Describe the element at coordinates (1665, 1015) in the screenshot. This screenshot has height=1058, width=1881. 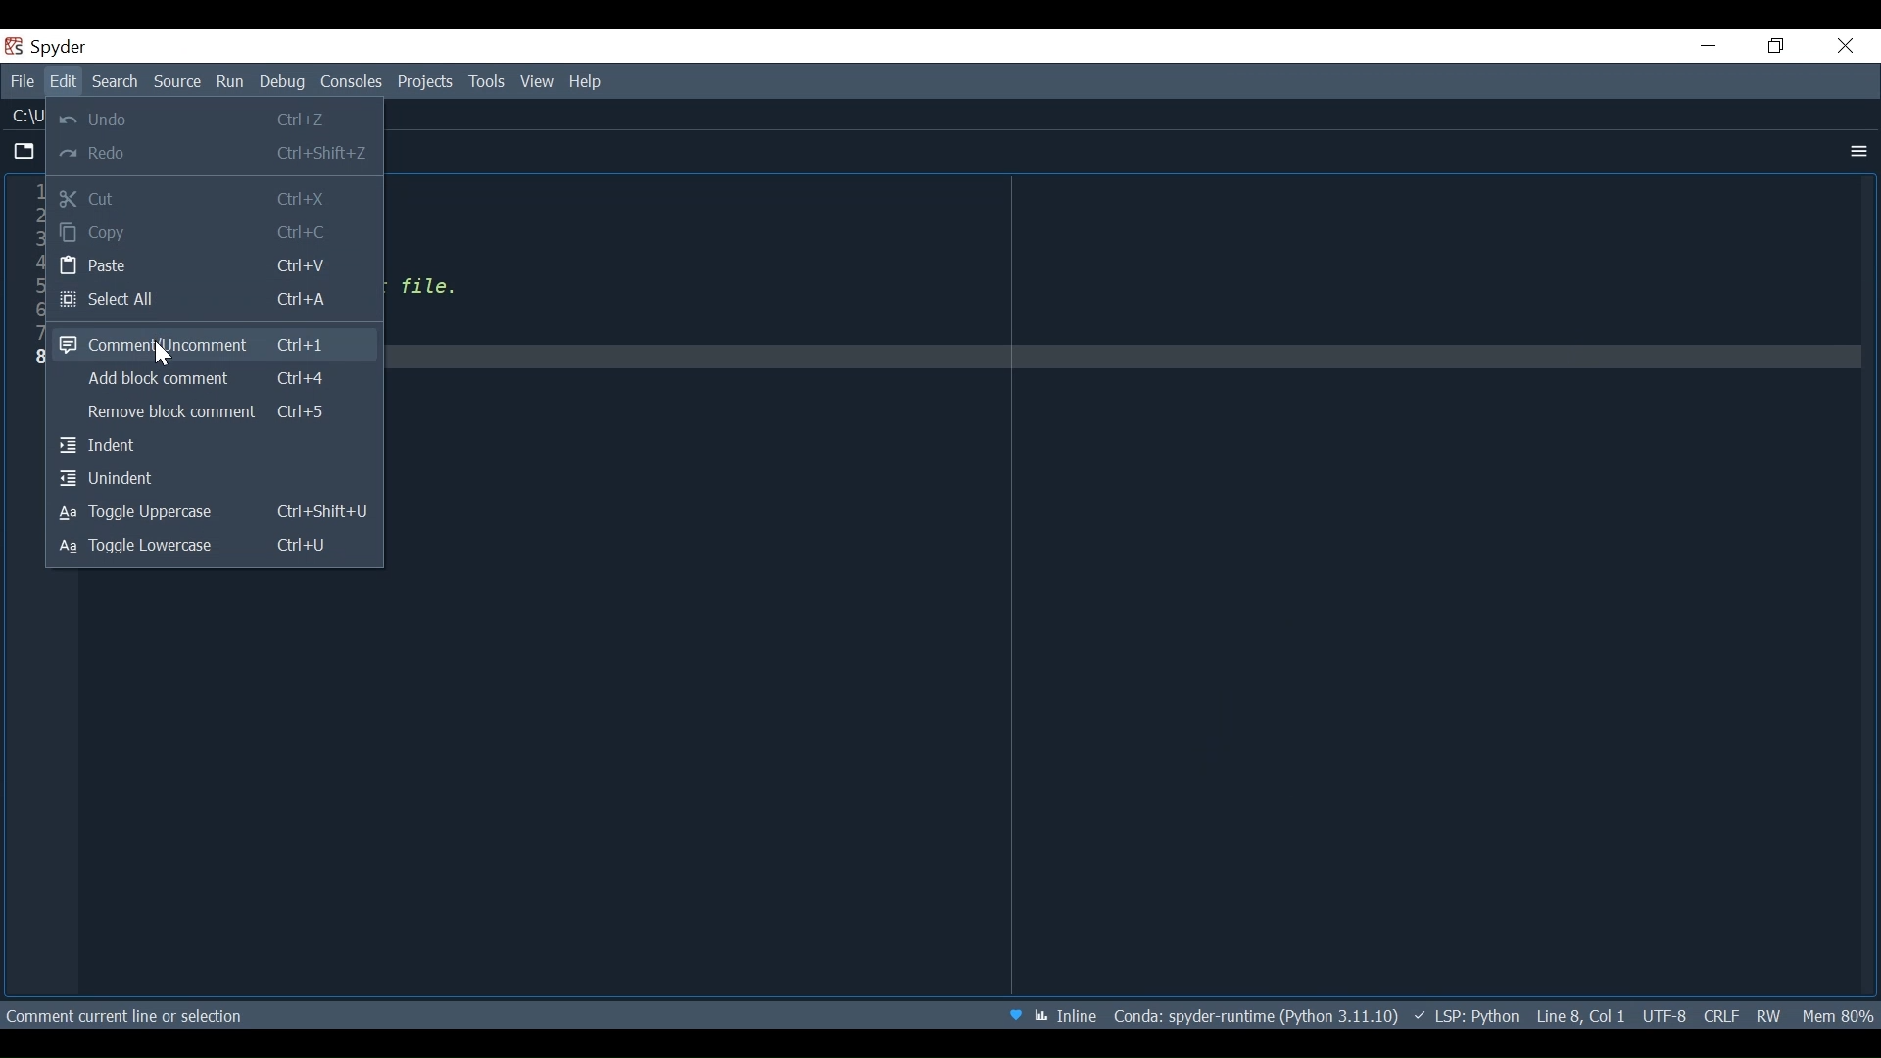
I see `File Encoding` at that location.